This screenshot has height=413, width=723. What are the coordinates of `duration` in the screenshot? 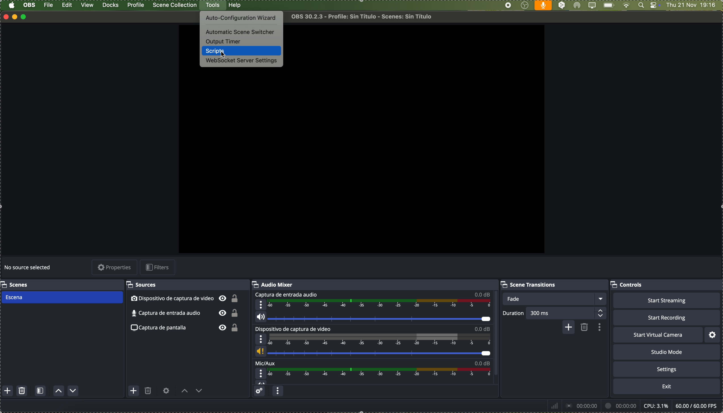 It's located at (513, 314).